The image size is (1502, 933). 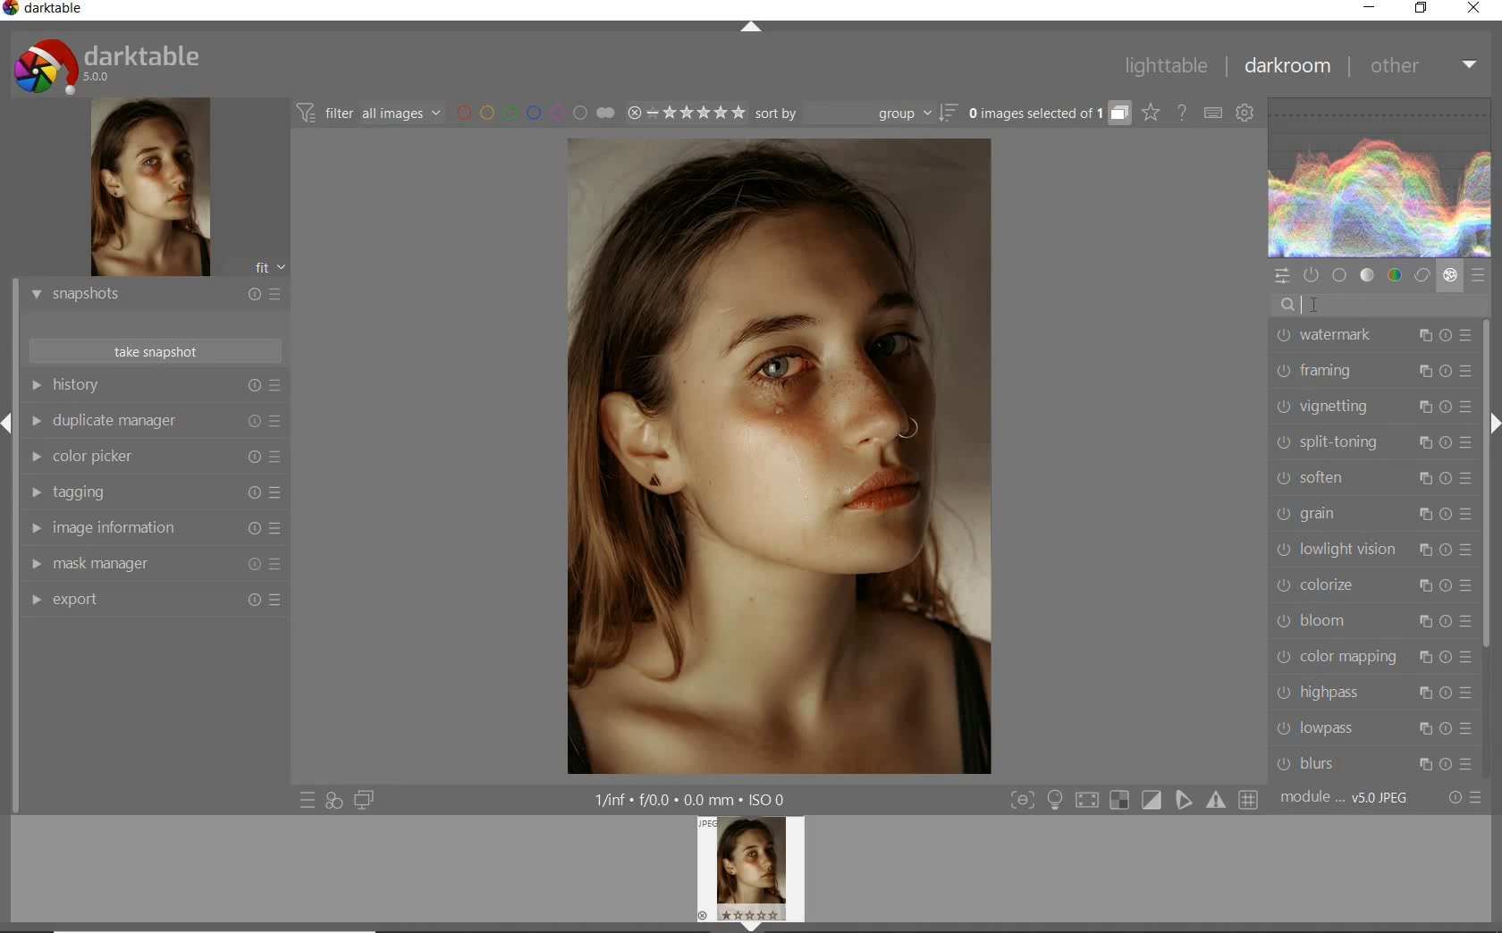 I want to click on expand grouped images, so click(x=1047, y=113).